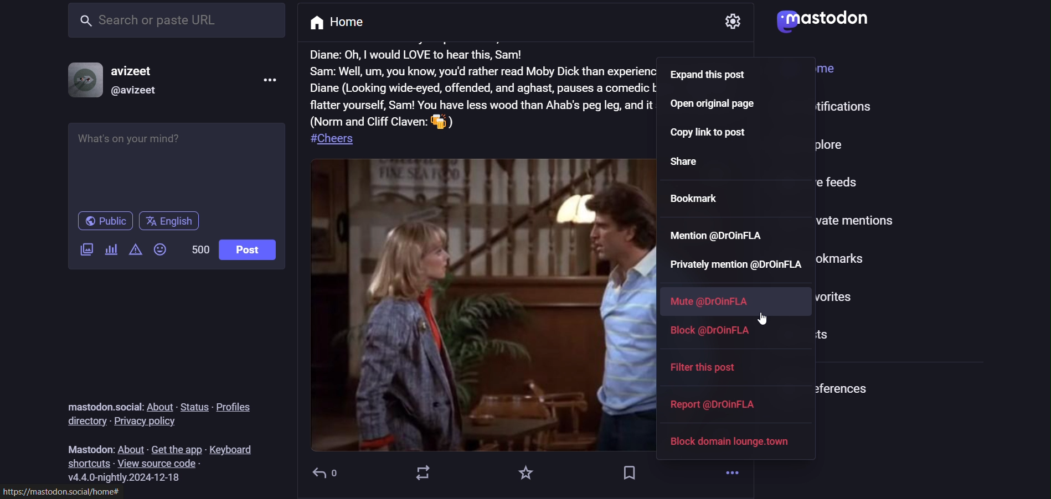 The image size is (1051, 499). Describe the element at coordinates (162, 251) in the screenshot. I see `emojis` at that location.